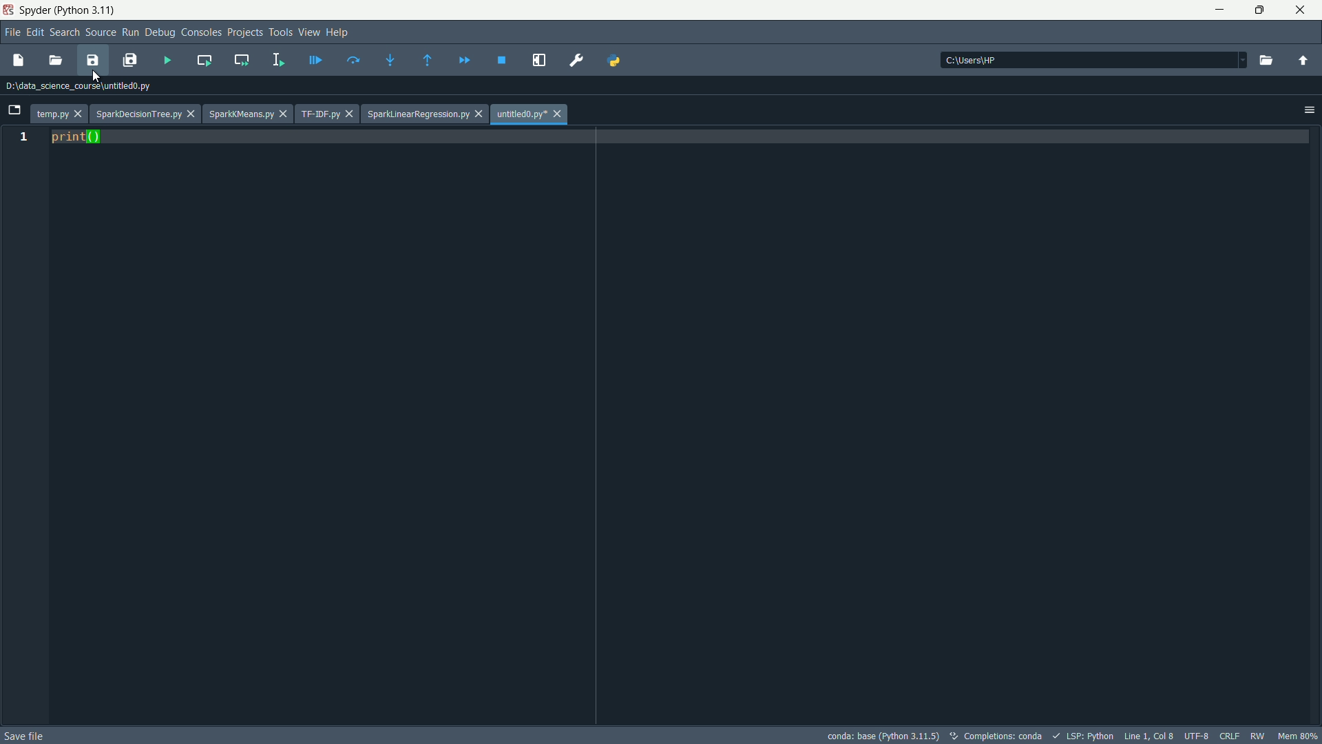 The height and width of the screenshot is (744, 1322). What do you see at coordinates (1084, 736) in the screenshot?
I see `linting, completion status` at bounding box center [1084, 736].